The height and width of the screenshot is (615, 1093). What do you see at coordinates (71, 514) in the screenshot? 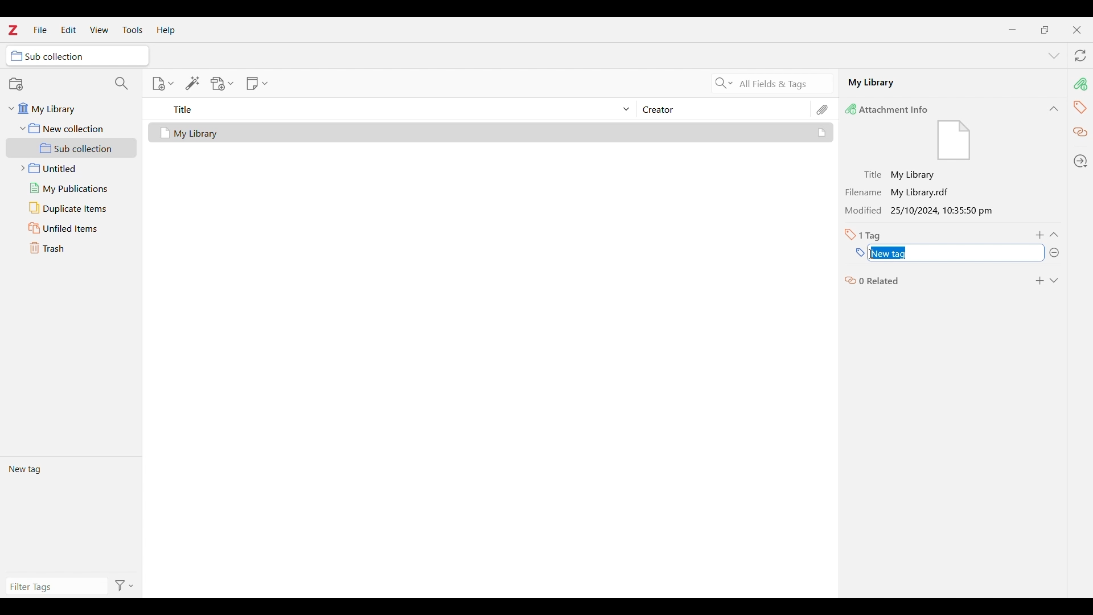
I see `Current tags` at bounding box center [71, 514].